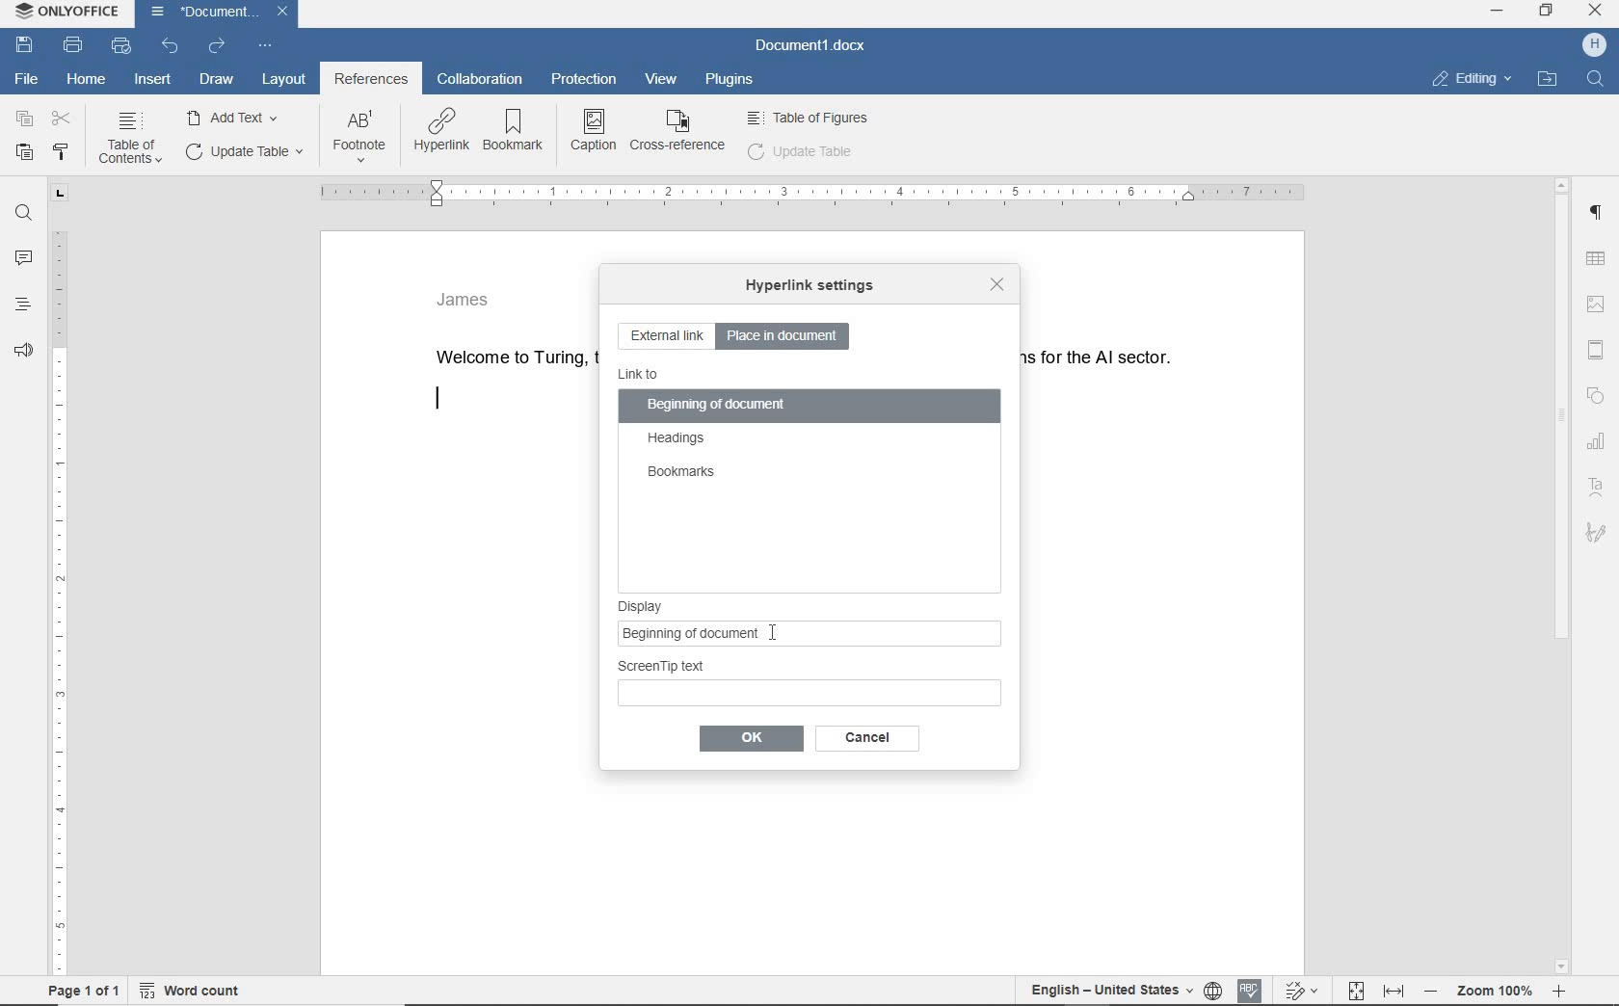  I want to click on Table of figures, so click(809, 116).